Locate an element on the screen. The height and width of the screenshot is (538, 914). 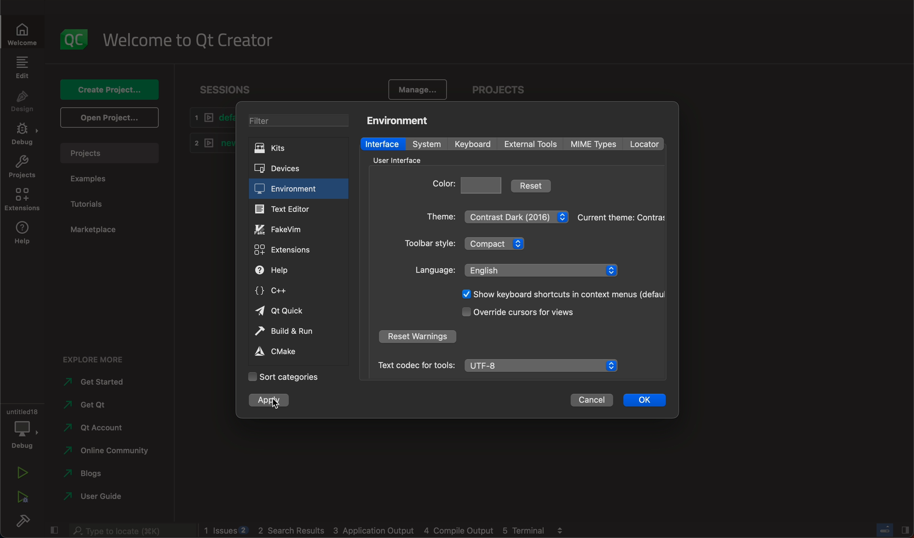
run debug is located at coordinates (21, 498).